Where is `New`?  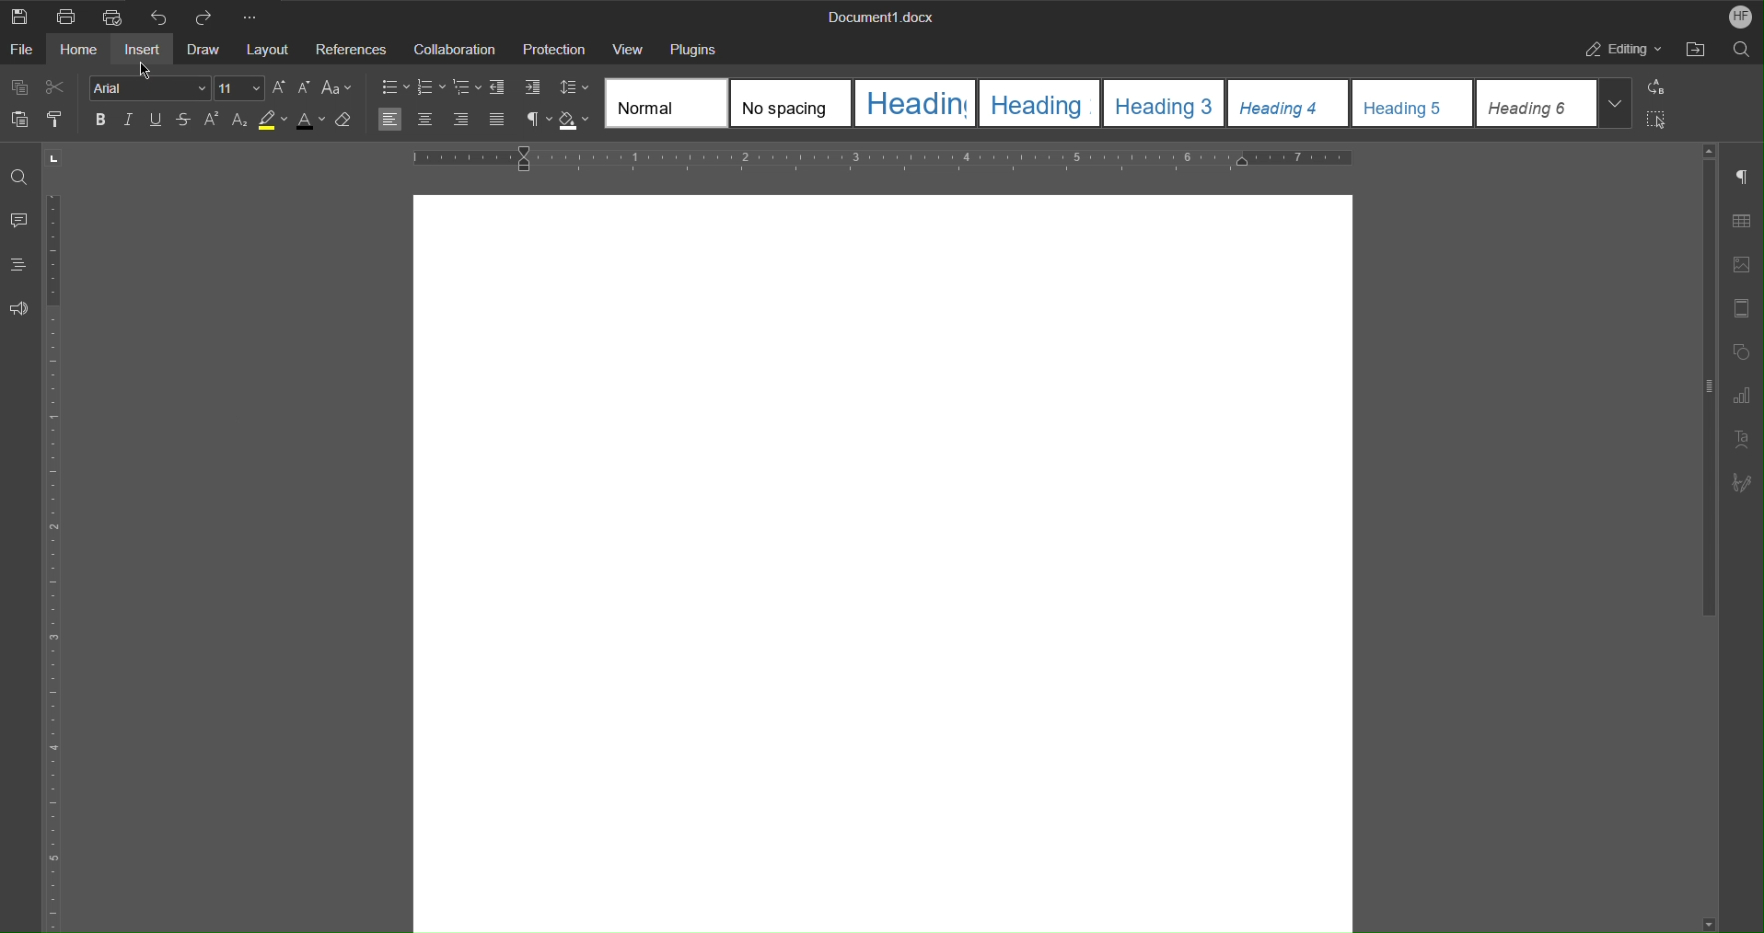 New is located at coordinates (18, 17).